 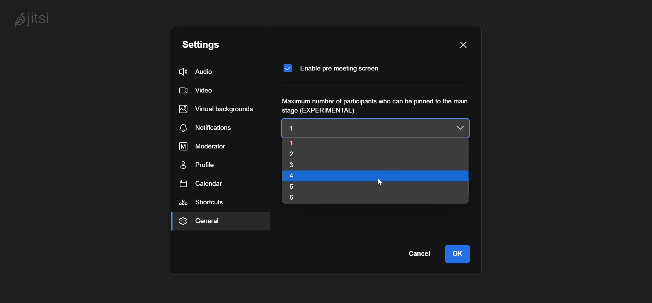 I want to click on Maximum number of participants who can be pinned to the main
stage (EXPERIMENTAL), so click(x=377, y=105).